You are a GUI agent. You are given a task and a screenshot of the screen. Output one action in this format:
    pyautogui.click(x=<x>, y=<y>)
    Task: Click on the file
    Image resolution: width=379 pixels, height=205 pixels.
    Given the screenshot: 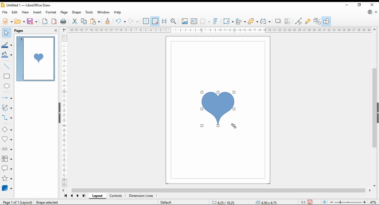 What is the action you would take?
    pyautogui.click(x=4, y=12)
    